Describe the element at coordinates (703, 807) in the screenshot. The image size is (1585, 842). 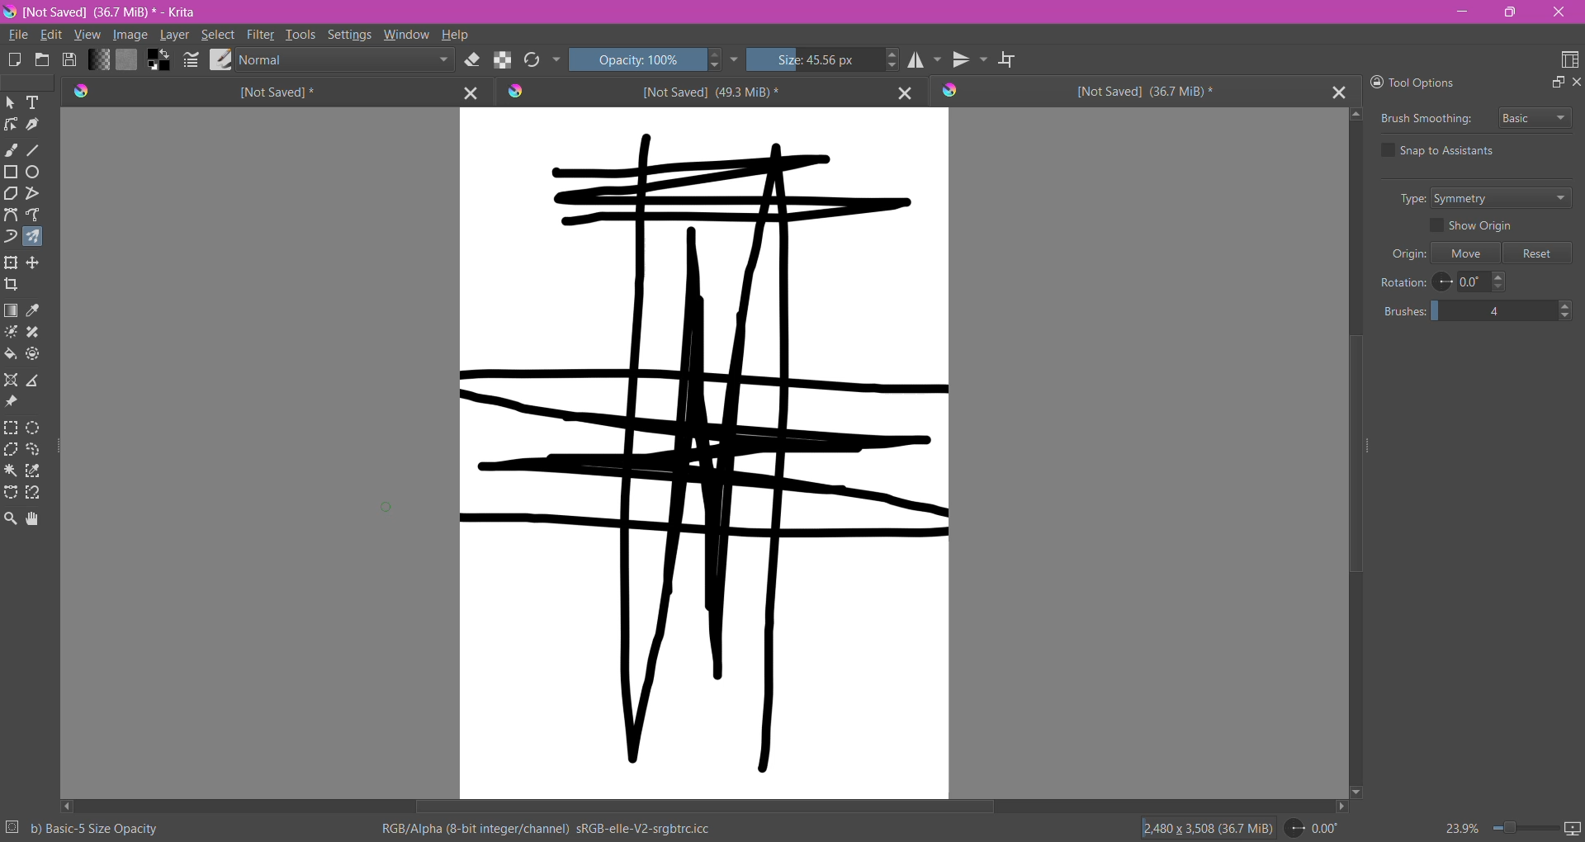
I see `Horizontal Scroll Bar` at that location.